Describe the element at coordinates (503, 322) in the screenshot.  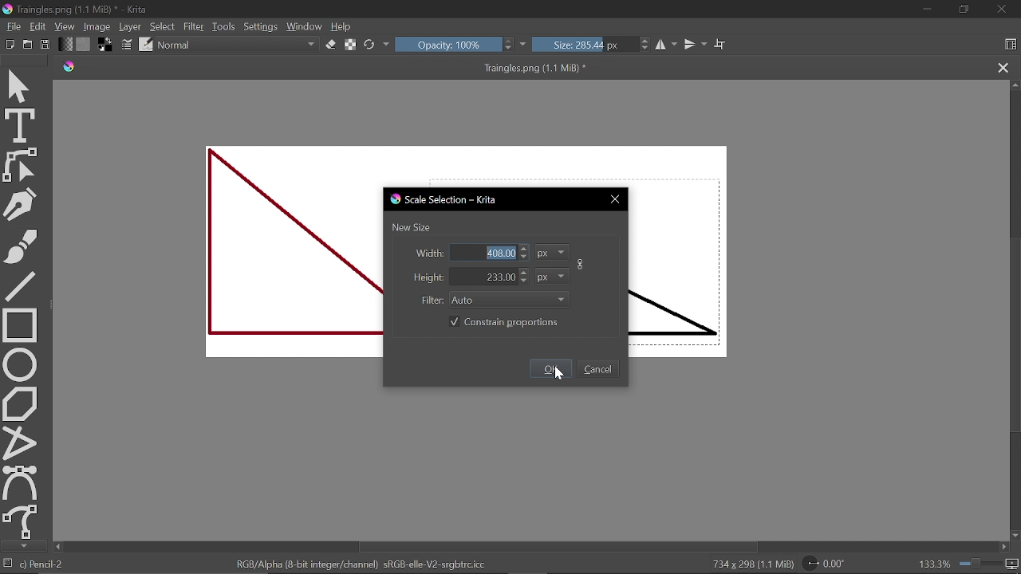
I see `Constrain proportions` at that location.